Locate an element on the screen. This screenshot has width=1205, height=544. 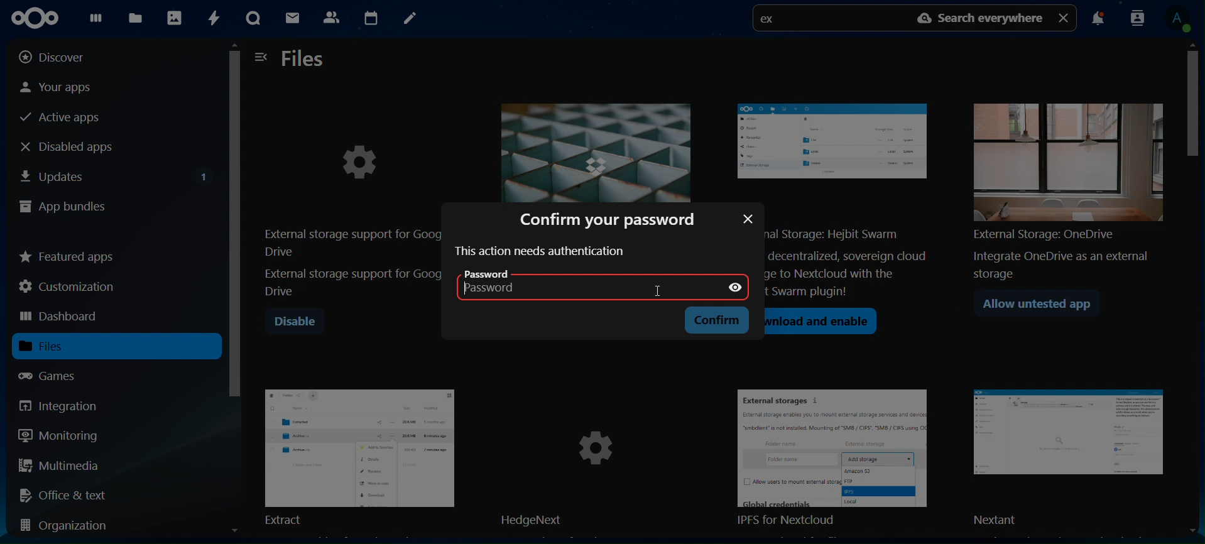
close is located at coordinates (749, 219).